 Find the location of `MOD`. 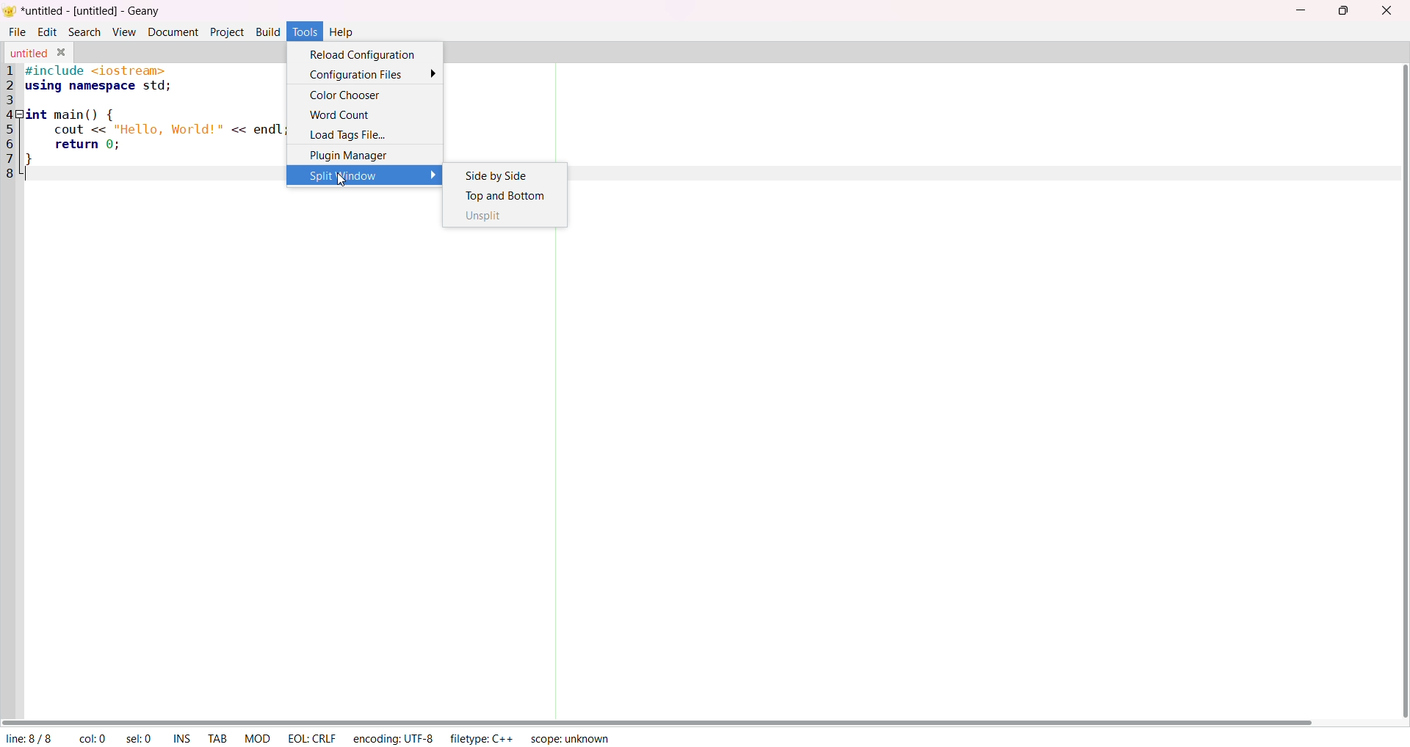

MOD is located at coordinates (256, 737).